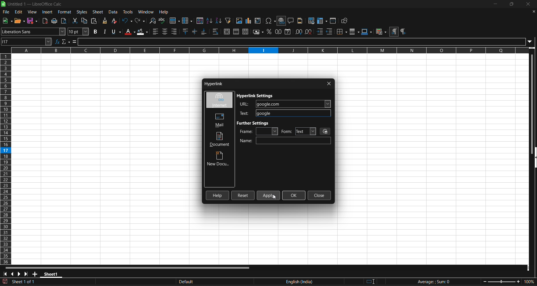  Describe the element at coordinates (175, 20) in the screenshot. I see `row` at that location.